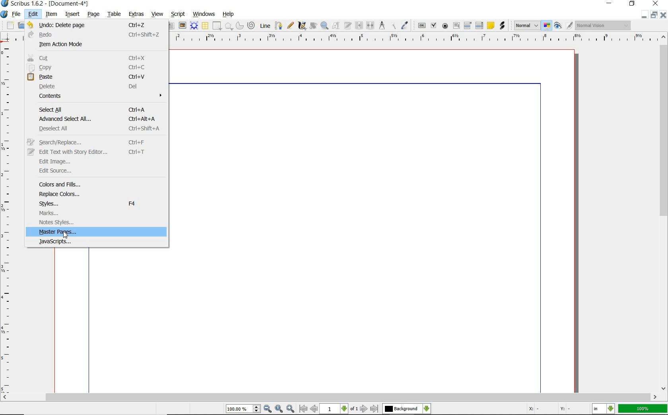 This screenshot has height=415, width=668. What do you see at coordinates (229, 27) in the screenshot?
I see `polygon` at bounding box center [229, 27].